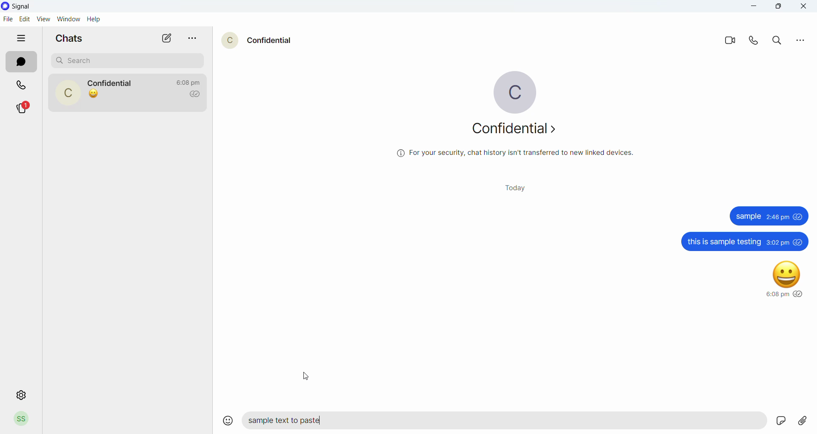 This screenshot has height=434, width=817. Describe the element at coordinates (22, 38) in the screenshot. I see `hide` at that location.